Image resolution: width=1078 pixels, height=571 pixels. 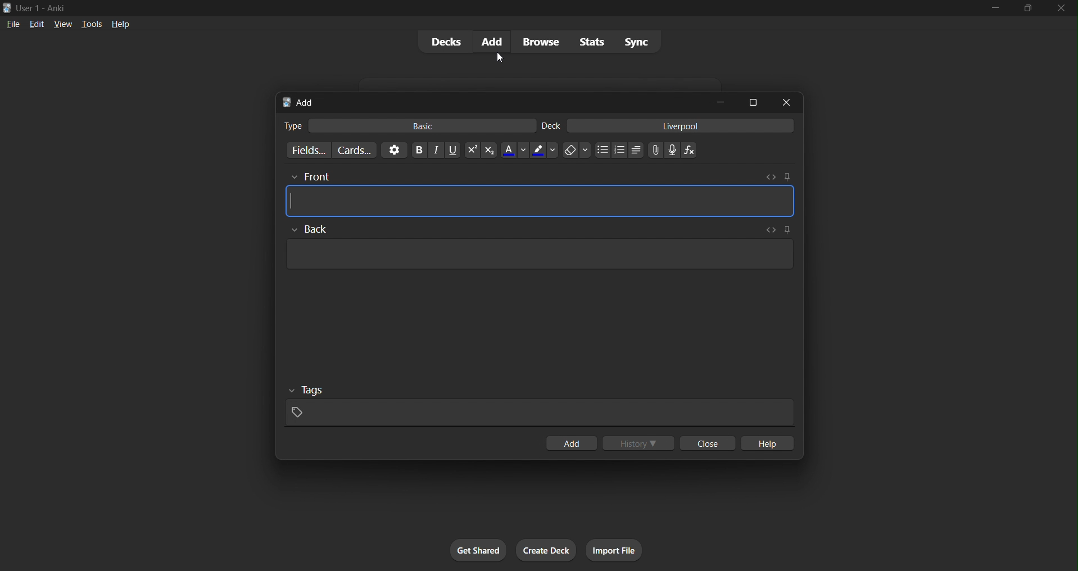 What do you see at coordinates (408, 124) in the screenshot?
I see `basic card type input field` at bounding box center [408, 124].